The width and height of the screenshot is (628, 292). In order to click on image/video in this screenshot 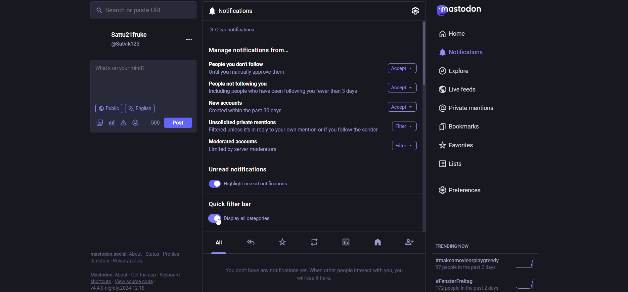, I will do `click(97, 123)`.